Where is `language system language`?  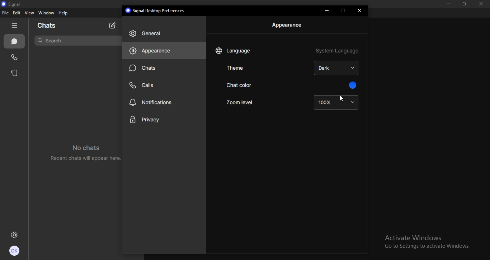 language system language is located at coordinates (288, 50).